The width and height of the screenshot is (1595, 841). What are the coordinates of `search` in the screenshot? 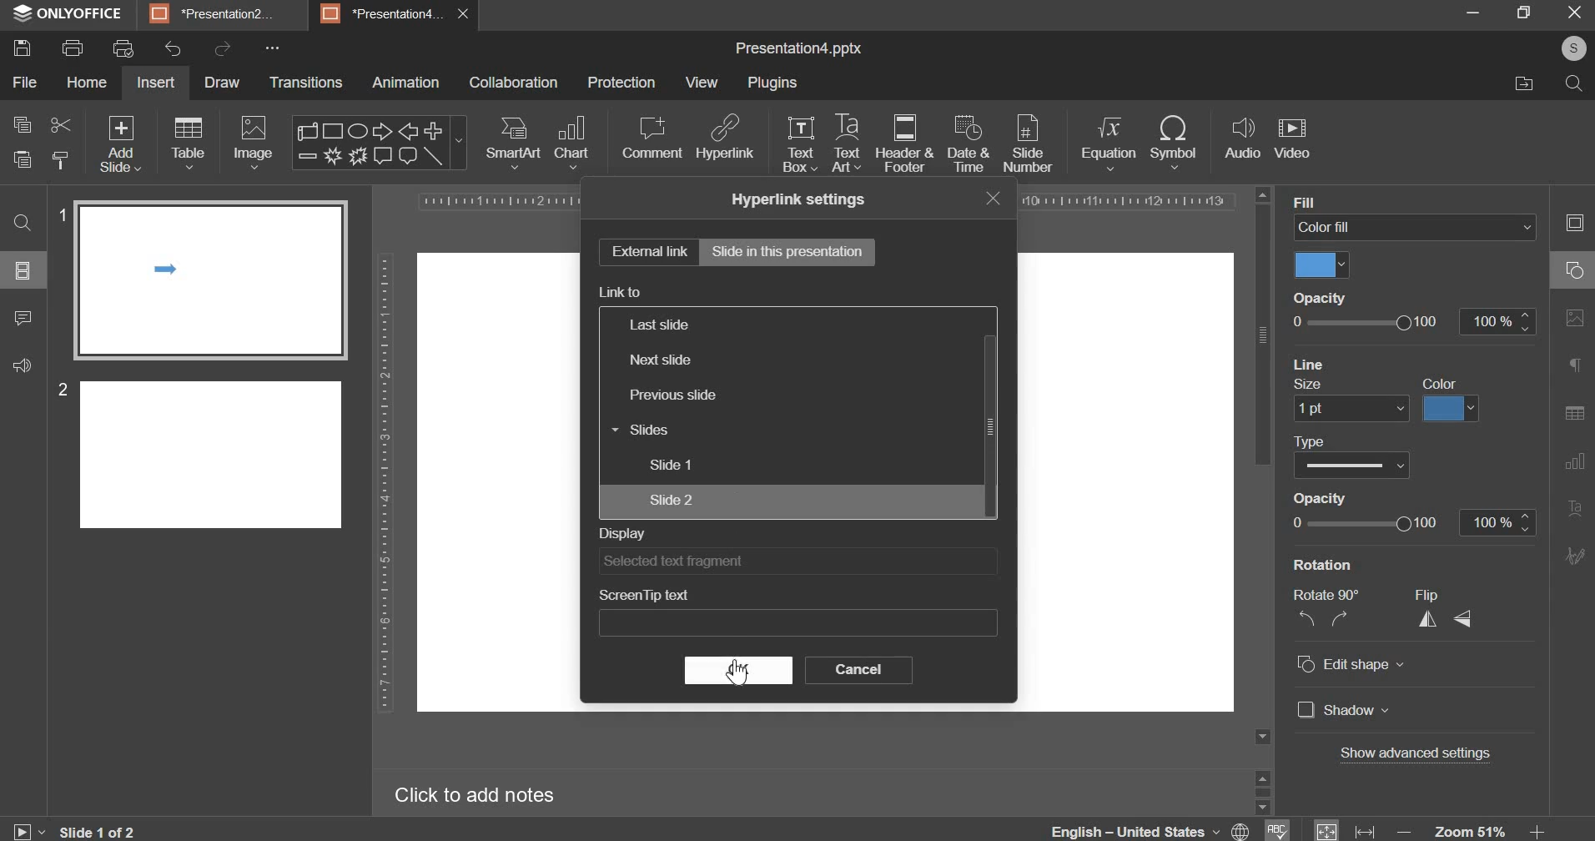 It's located at (23, 215).